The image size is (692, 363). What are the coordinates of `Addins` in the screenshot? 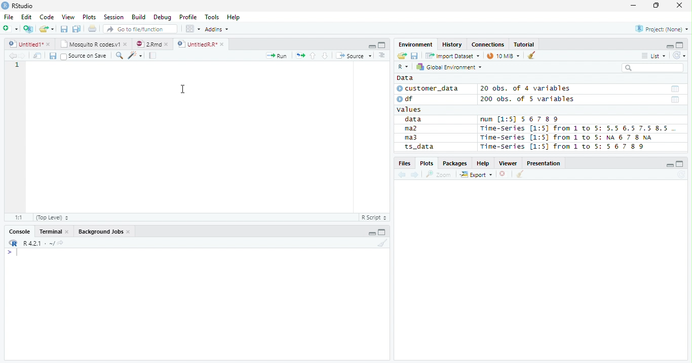 It's located at (218, 29).